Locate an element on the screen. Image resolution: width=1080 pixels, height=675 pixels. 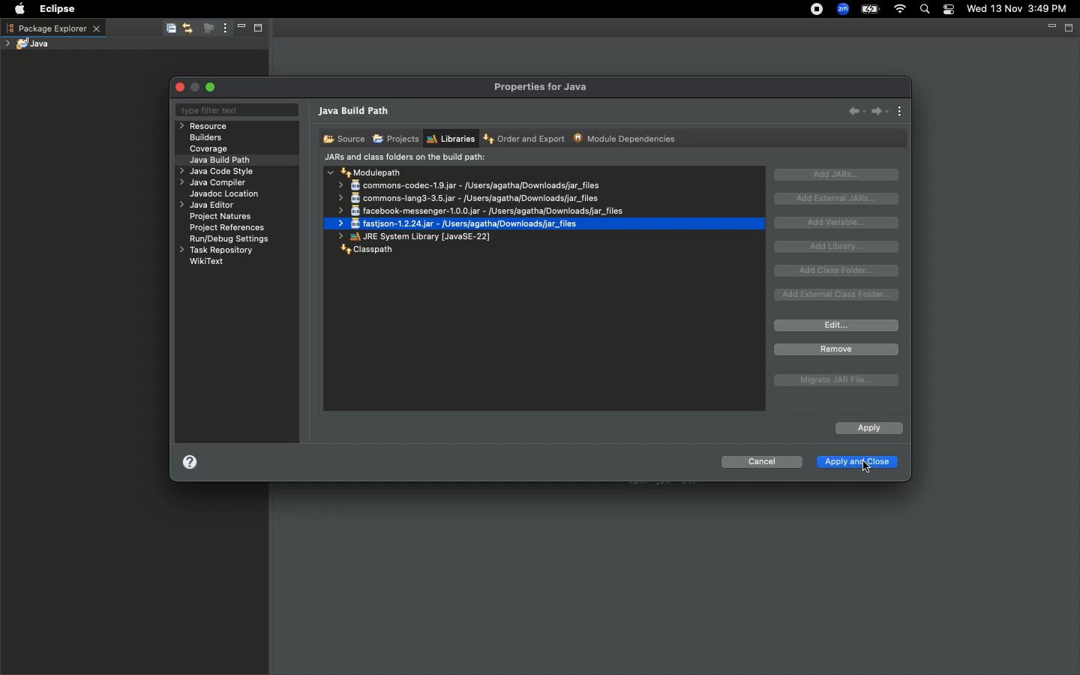
Add JARs is located at coordinates (837, 175).